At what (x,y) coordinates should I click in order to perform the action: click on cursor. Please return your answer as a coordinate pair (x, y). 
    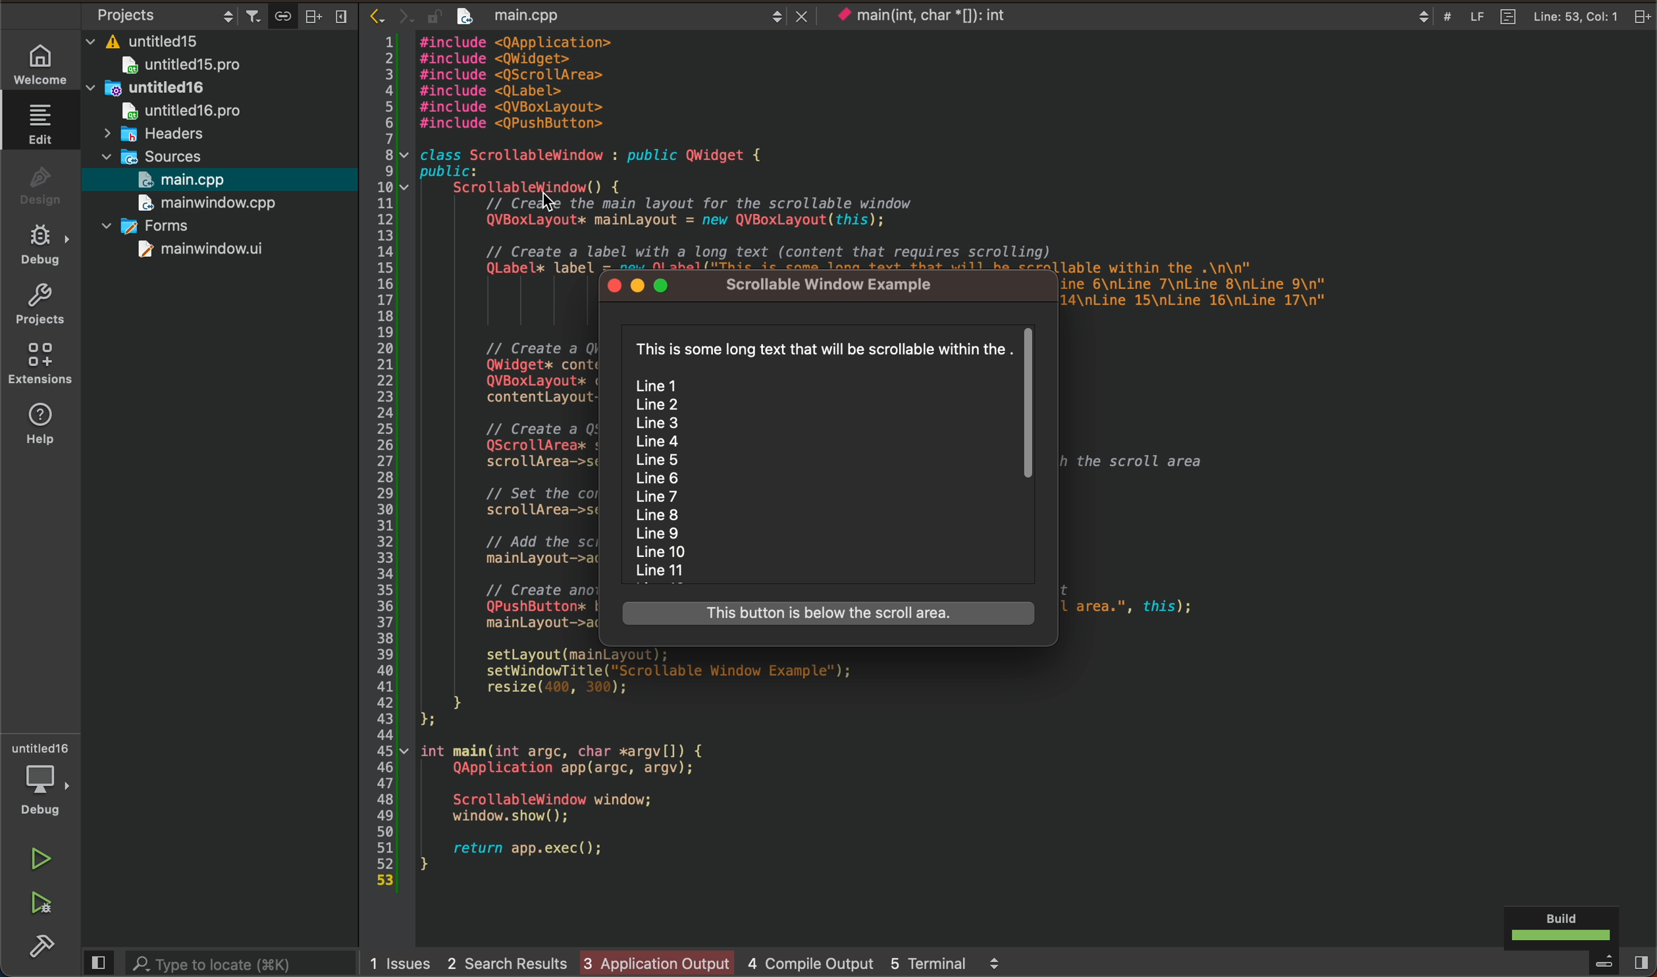
    Looking at the image, I should click on (539, 194).